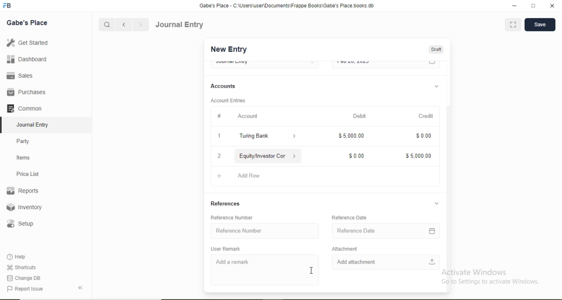  What do you see at coordinates (360, 115) in the screenshot?
I see `Debit` at bounding box center [360, 115].